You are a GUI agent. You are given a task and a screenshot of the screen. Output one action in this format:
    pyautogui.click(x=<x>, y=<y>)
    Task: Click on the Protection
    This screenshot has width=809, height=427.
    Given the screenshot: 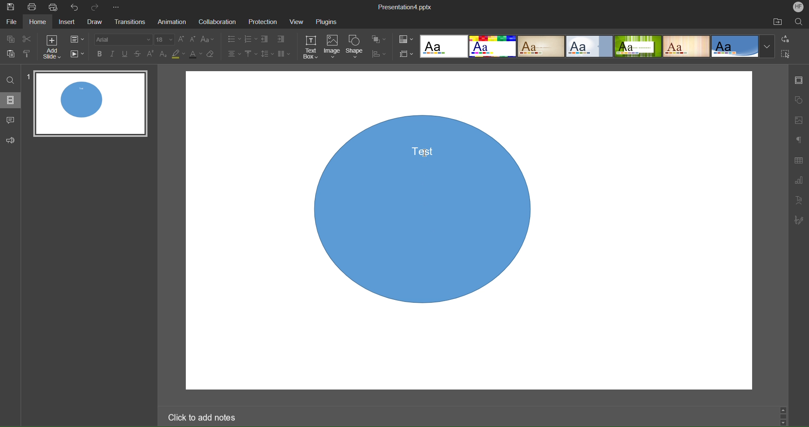 What is the action you would take?
    pyautogui.click(x=265, y=19)
    